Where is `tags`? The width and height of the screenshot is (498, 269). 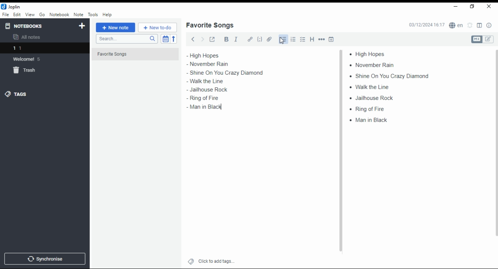 tags is located at coordinates (16, 94).